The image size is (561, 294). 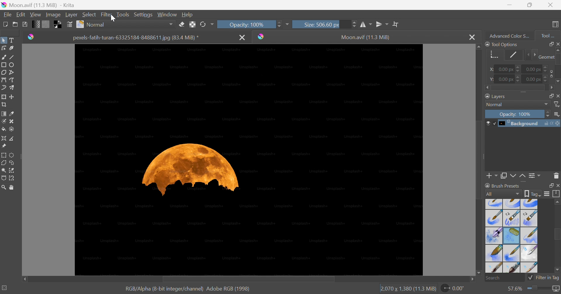 I want to click on Image, so click(x=53, y=15).